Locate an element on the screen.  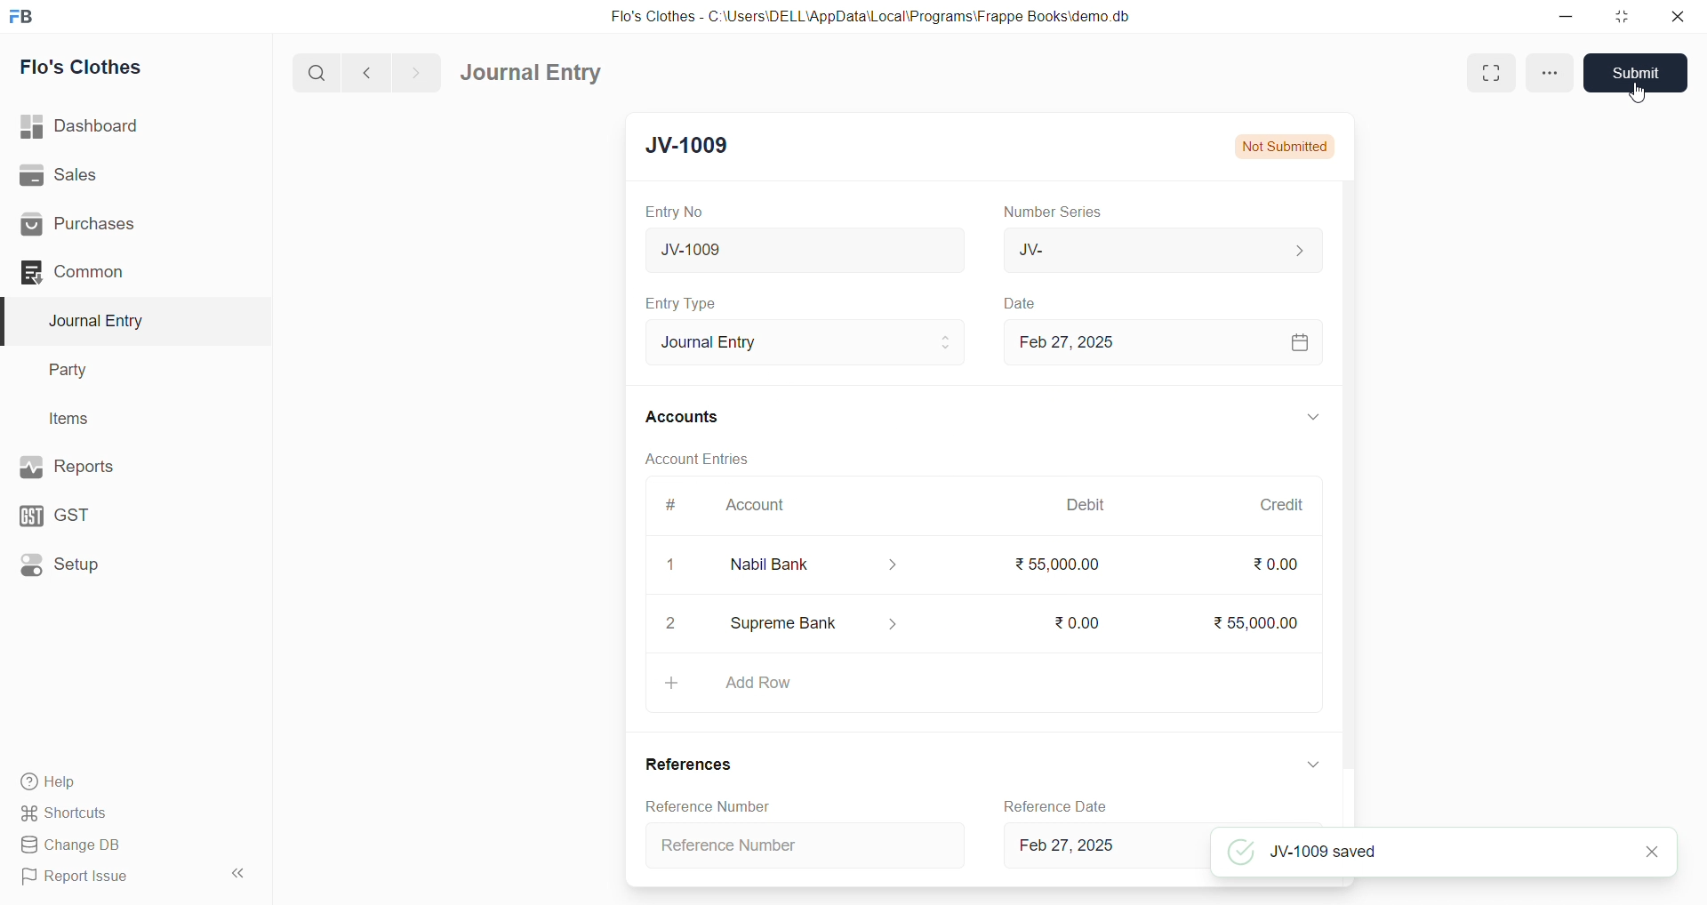
navigate backward is located at coordinates (369, 74).